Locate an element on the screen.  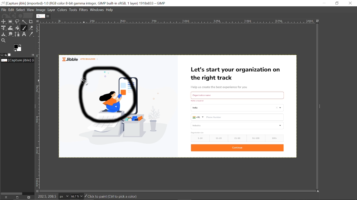
Select is located at coordinates (21, 10).